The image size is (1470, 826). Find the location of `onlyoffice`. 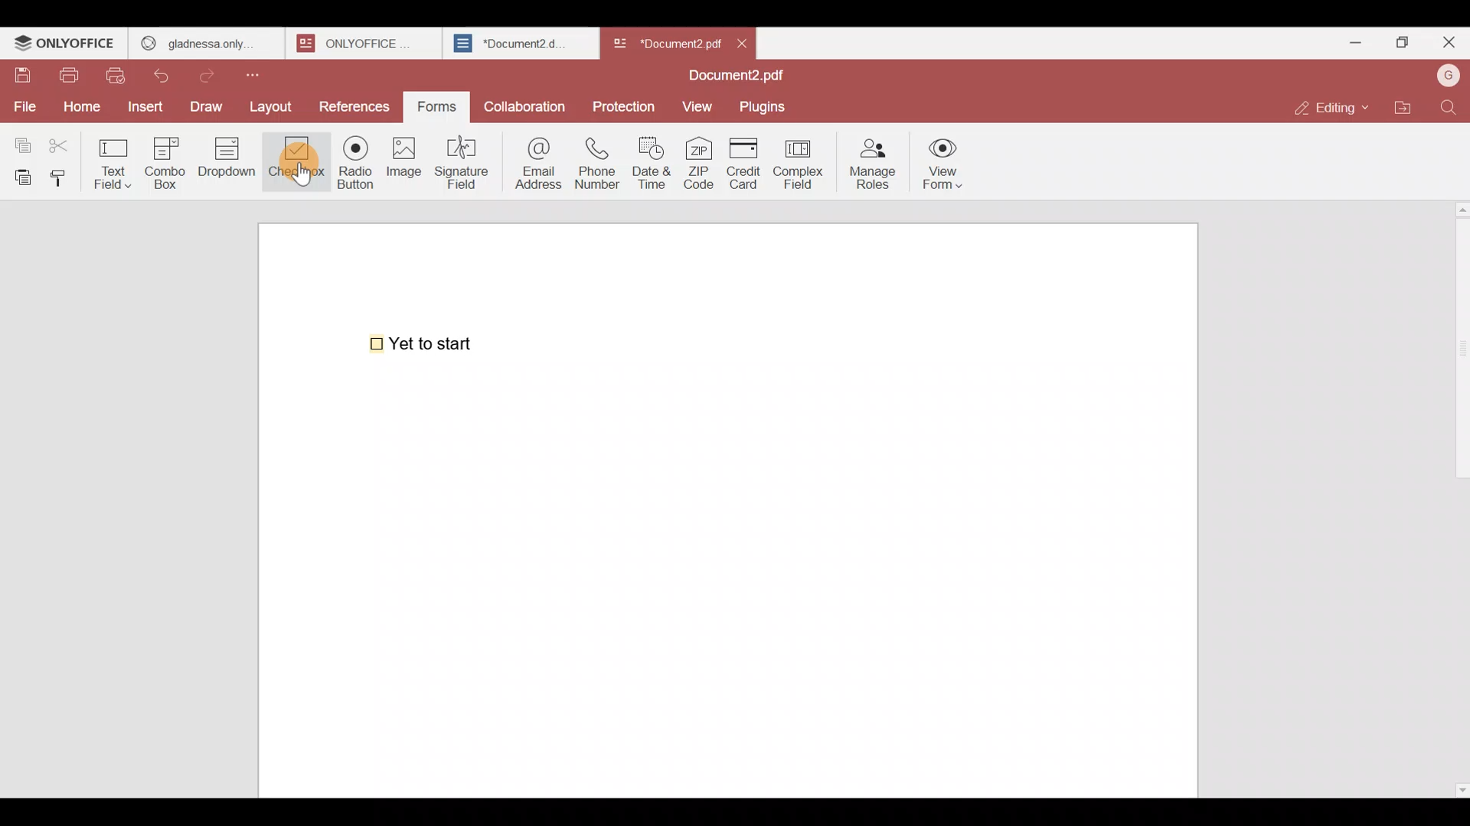

onlyoffice is located at coordinates (358, 43).